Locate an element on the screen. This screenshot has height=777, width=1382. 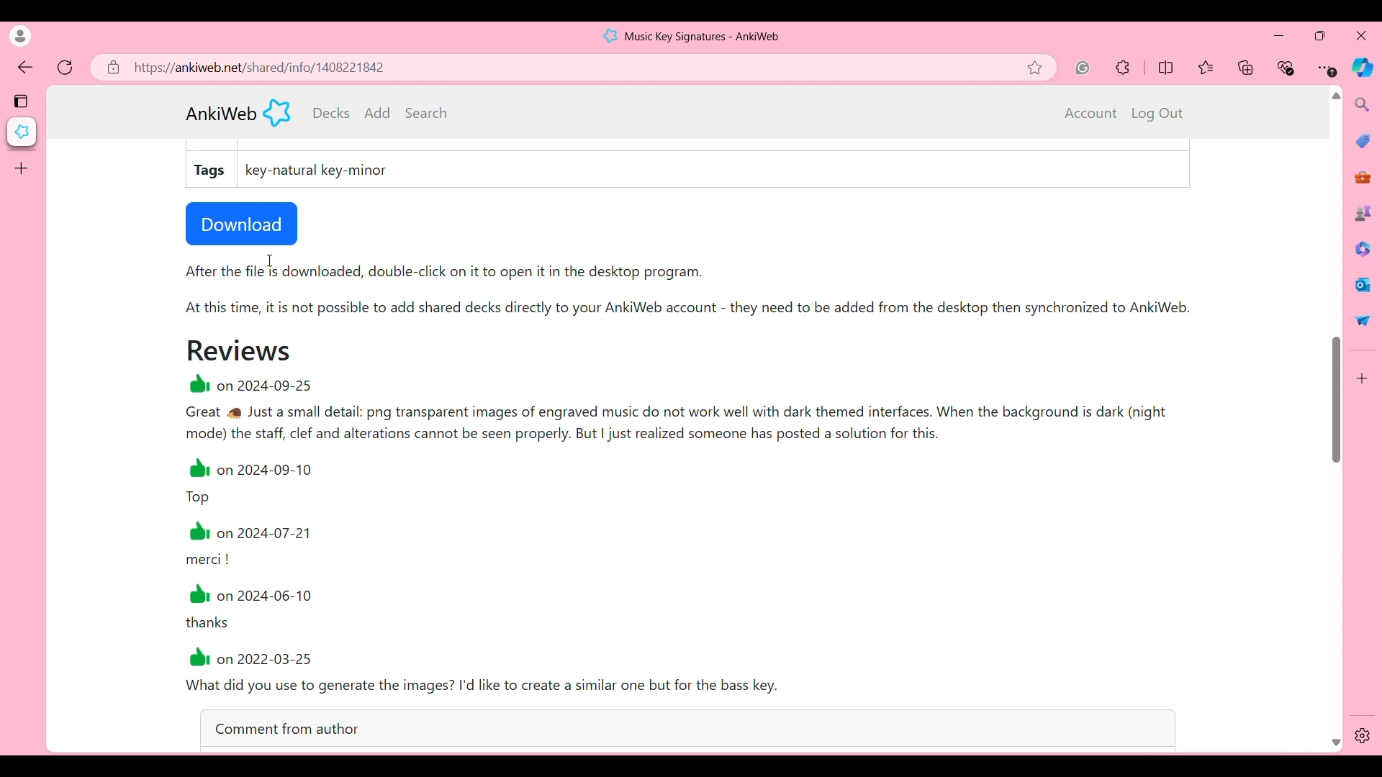
Games is located at coordinates (1363, 212).